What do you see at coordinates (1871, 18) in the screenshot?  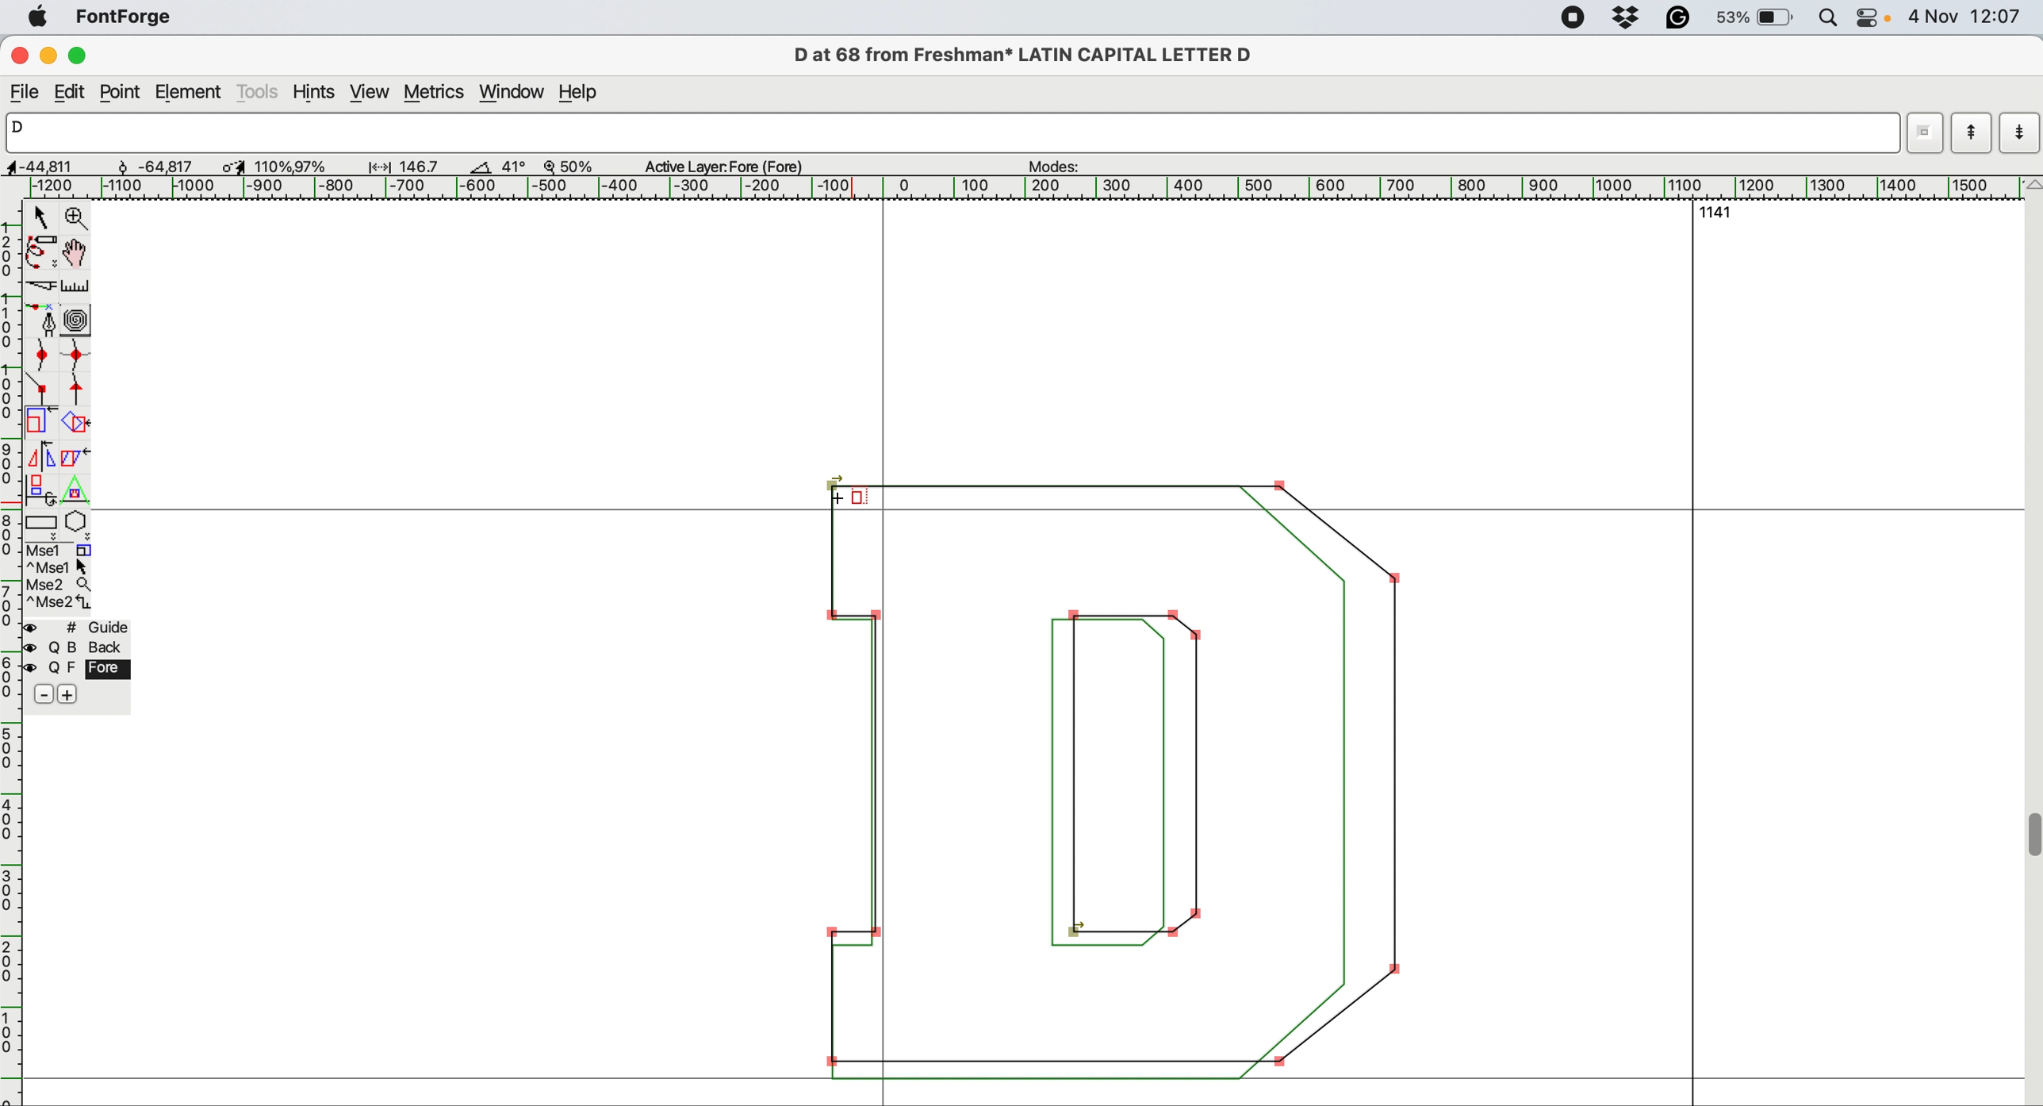 I see `control center` at bounding box center [1871, 18].